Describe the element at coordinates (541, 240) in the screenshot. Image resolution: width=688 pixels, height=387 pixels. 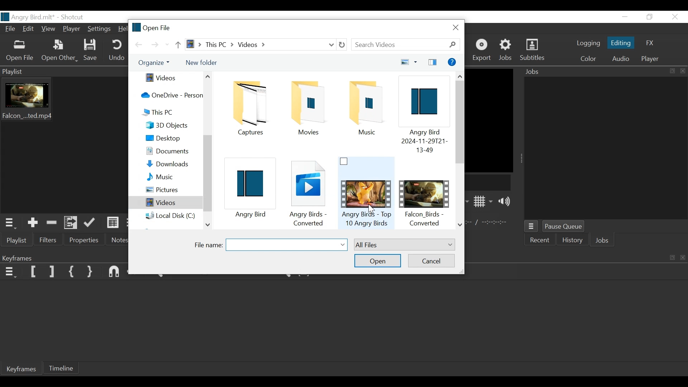
I see `Recent` at that location.